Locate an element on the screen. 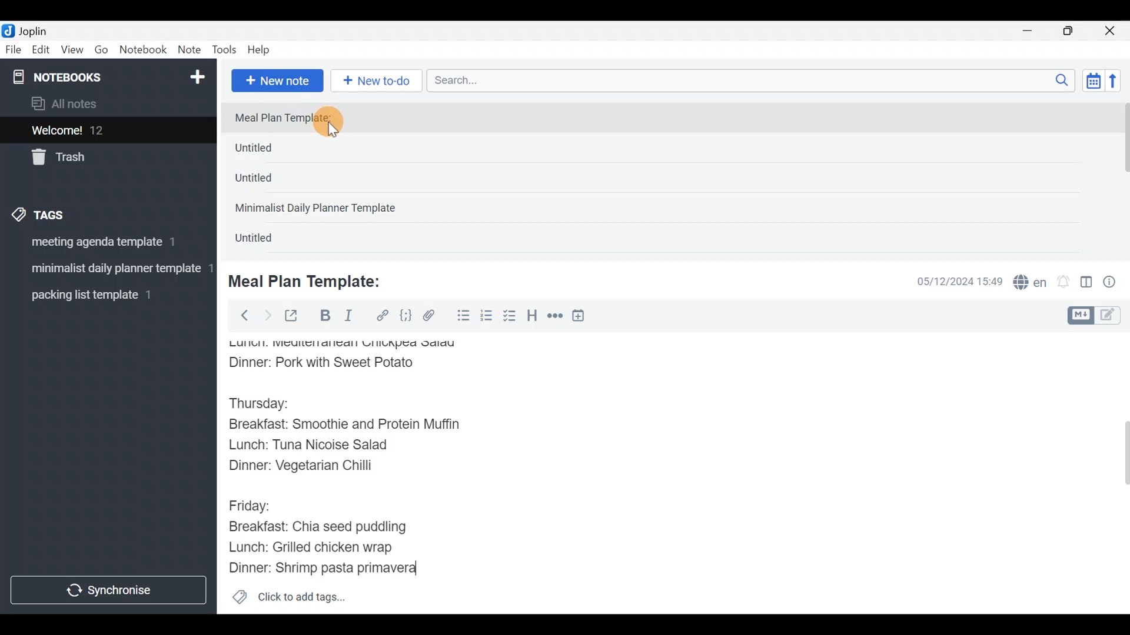 Image resolution: width=1130 pixels, height=635 pixels. Search bar is located at coordinates (754, 79).